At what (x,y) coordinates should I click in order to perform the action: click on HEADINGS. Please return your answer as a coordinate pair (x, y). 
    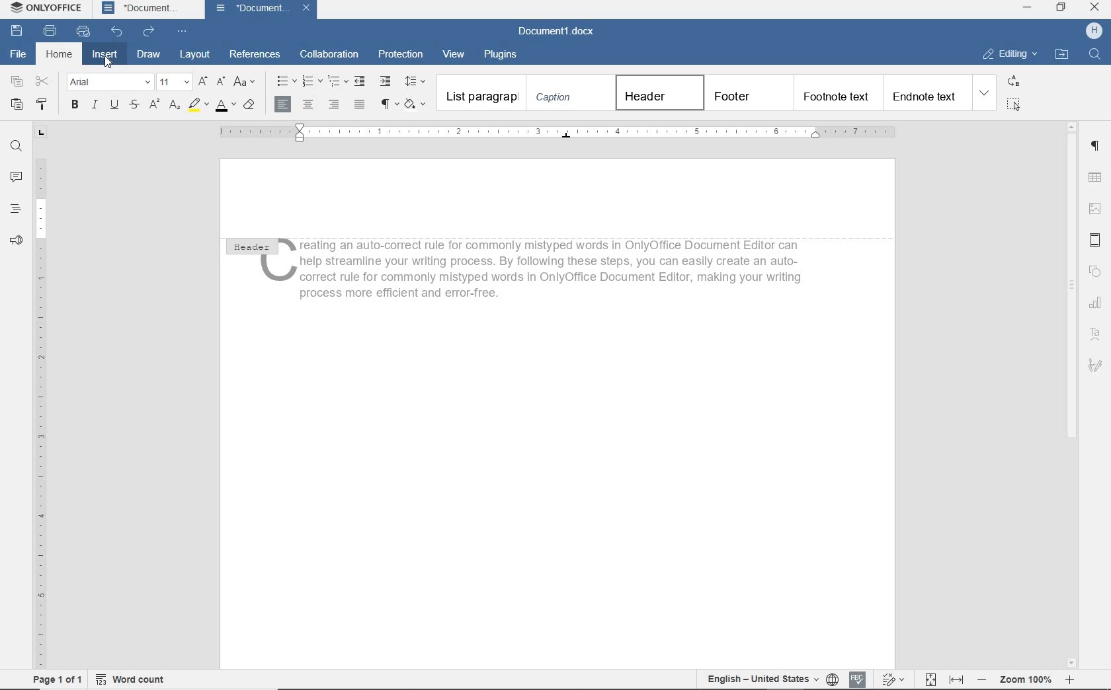
    Looking at the image, I should click on (16, 209).